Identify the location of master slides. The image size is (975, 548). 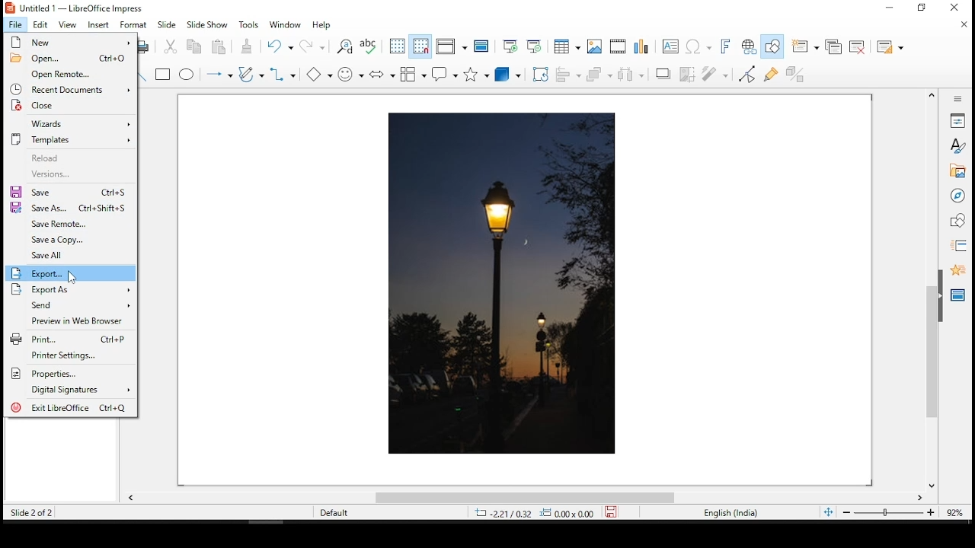
(959, 295).